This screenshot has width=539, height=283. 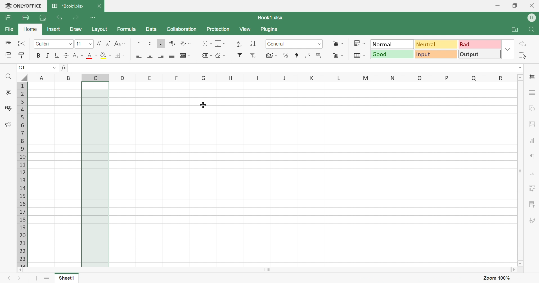 What do you see at coordinates (533, 173) in the screenshot?
I see `Text Art settings` at bounding box center [533, 173].